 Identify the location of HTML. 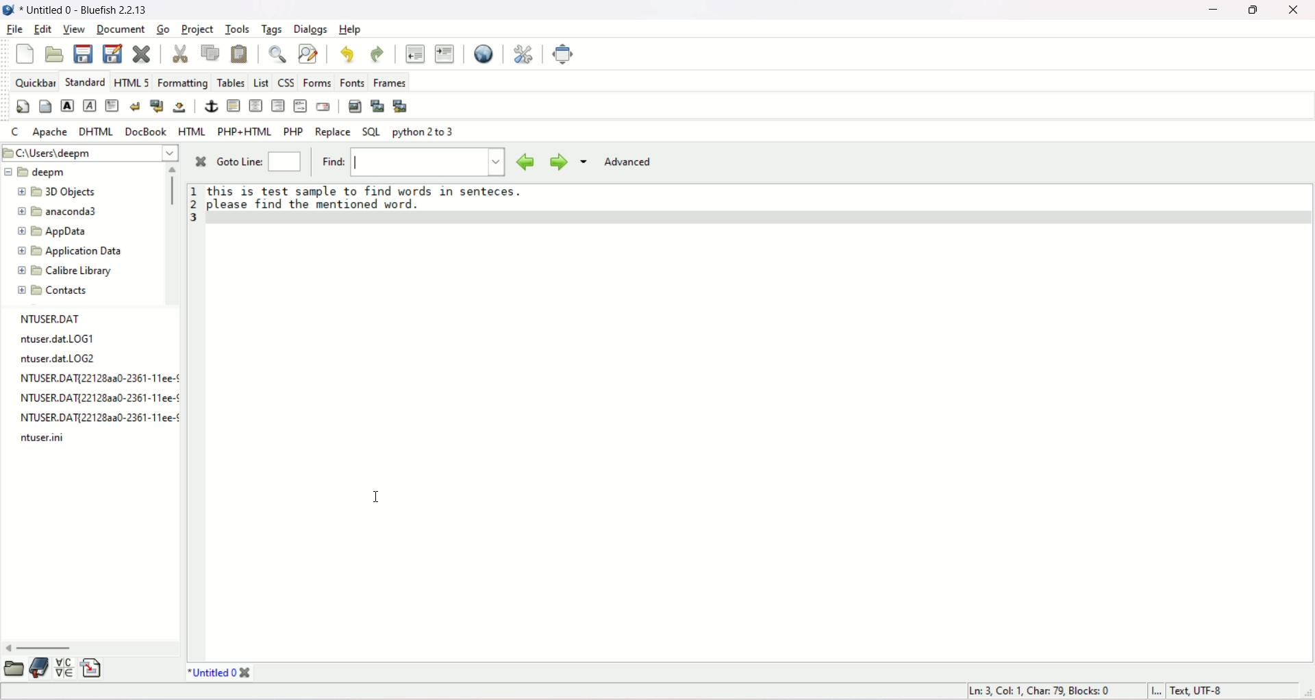
(191, 131).